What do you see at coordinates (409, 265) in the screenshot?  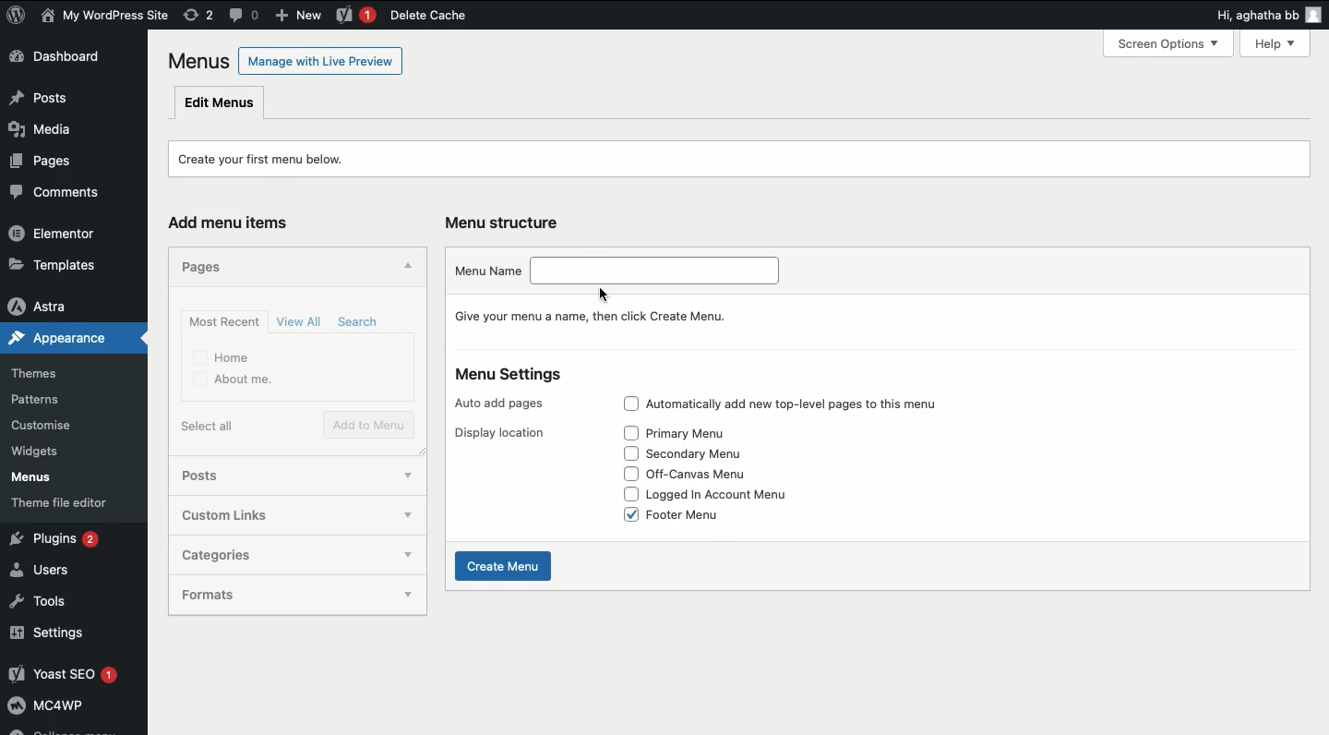 I see `Hide` at bounding box center [409, 265].